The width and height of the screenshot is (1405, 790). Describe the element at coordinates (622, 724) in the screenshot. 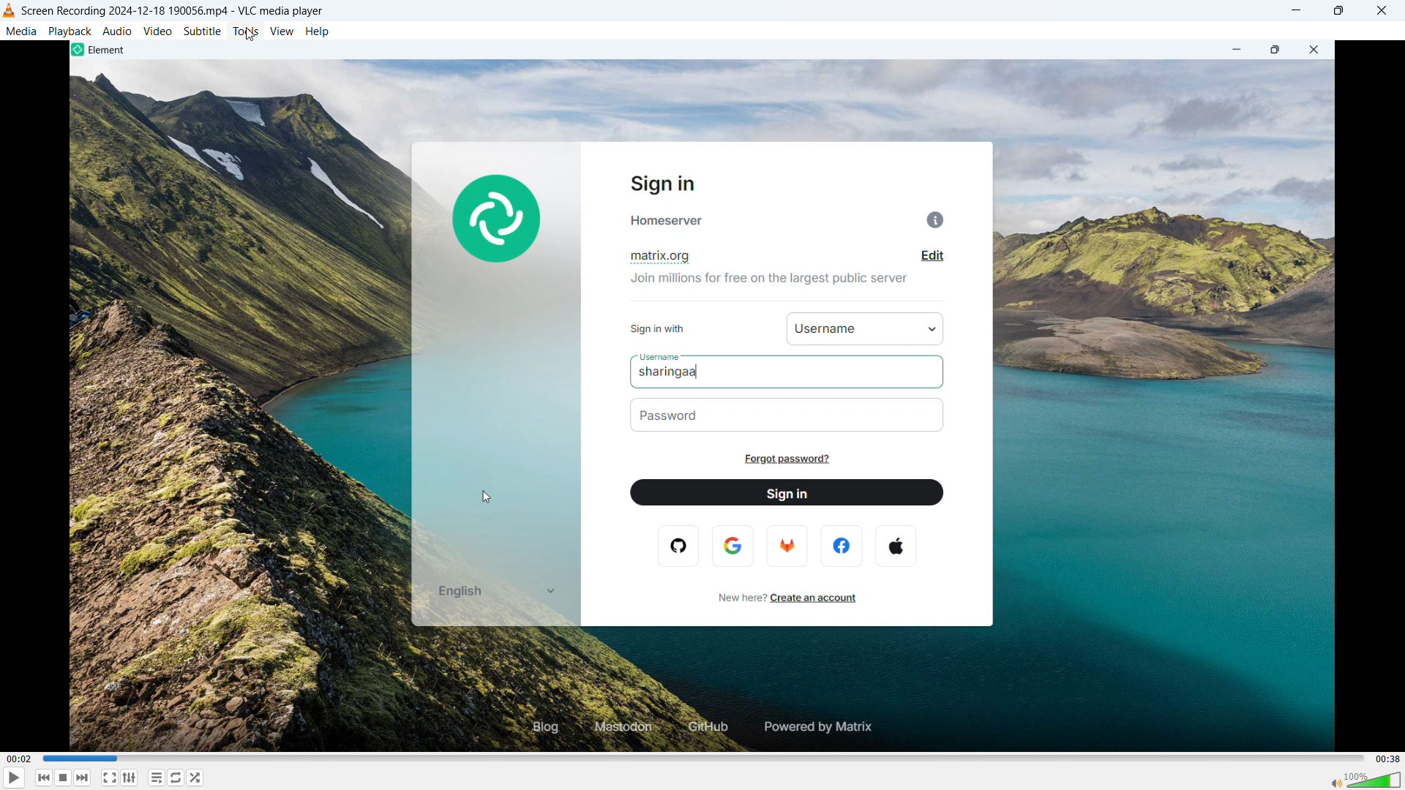

I see `mastodon` at that location.